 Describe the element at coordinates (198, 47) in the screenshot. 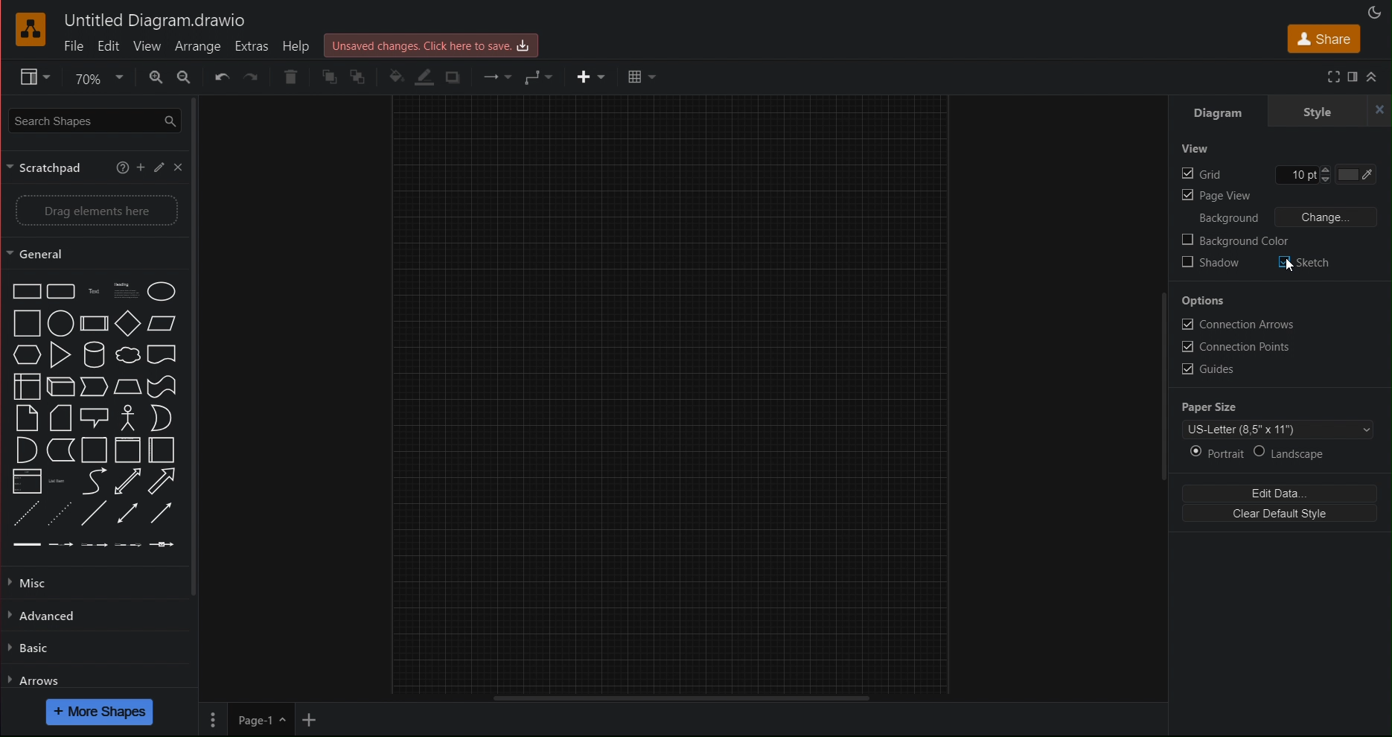

I see `Arrange` at that location.